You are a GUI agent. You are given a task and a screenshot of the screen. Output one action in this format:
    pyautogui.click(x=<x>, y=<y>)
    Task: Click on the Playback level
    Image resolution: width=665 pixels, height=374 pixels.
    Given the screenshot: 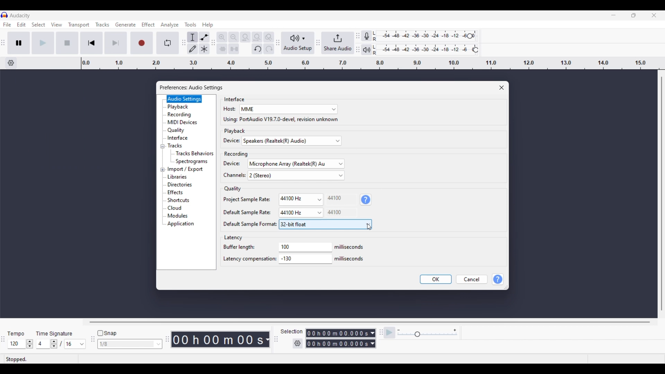 What is the action you would take?
    pyautogui.click(x=427, y=50)
    